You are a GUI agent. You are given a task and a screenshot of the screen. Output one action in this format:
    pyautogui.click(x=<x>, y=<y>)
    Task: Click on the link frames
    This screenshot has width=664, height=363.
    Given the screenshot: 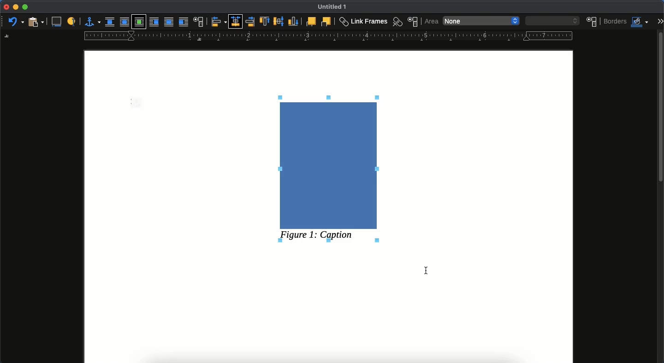 What is the action you would take?
    pyautogui.click(x=363, y=22)
    